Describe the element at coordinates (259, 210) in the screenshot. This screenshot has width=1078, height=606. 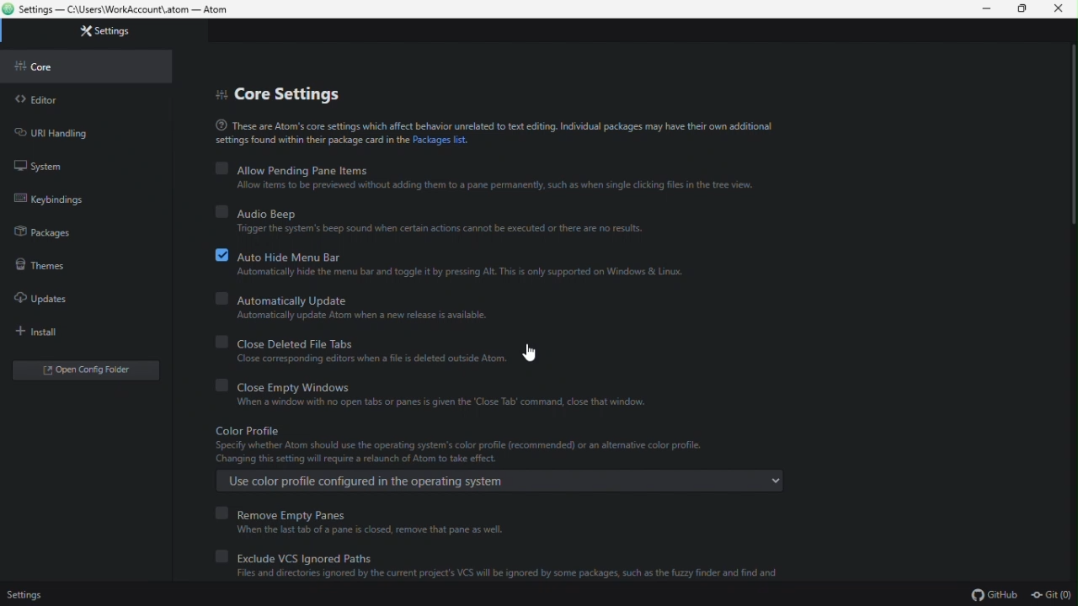
I see `Audio beep` at that location.